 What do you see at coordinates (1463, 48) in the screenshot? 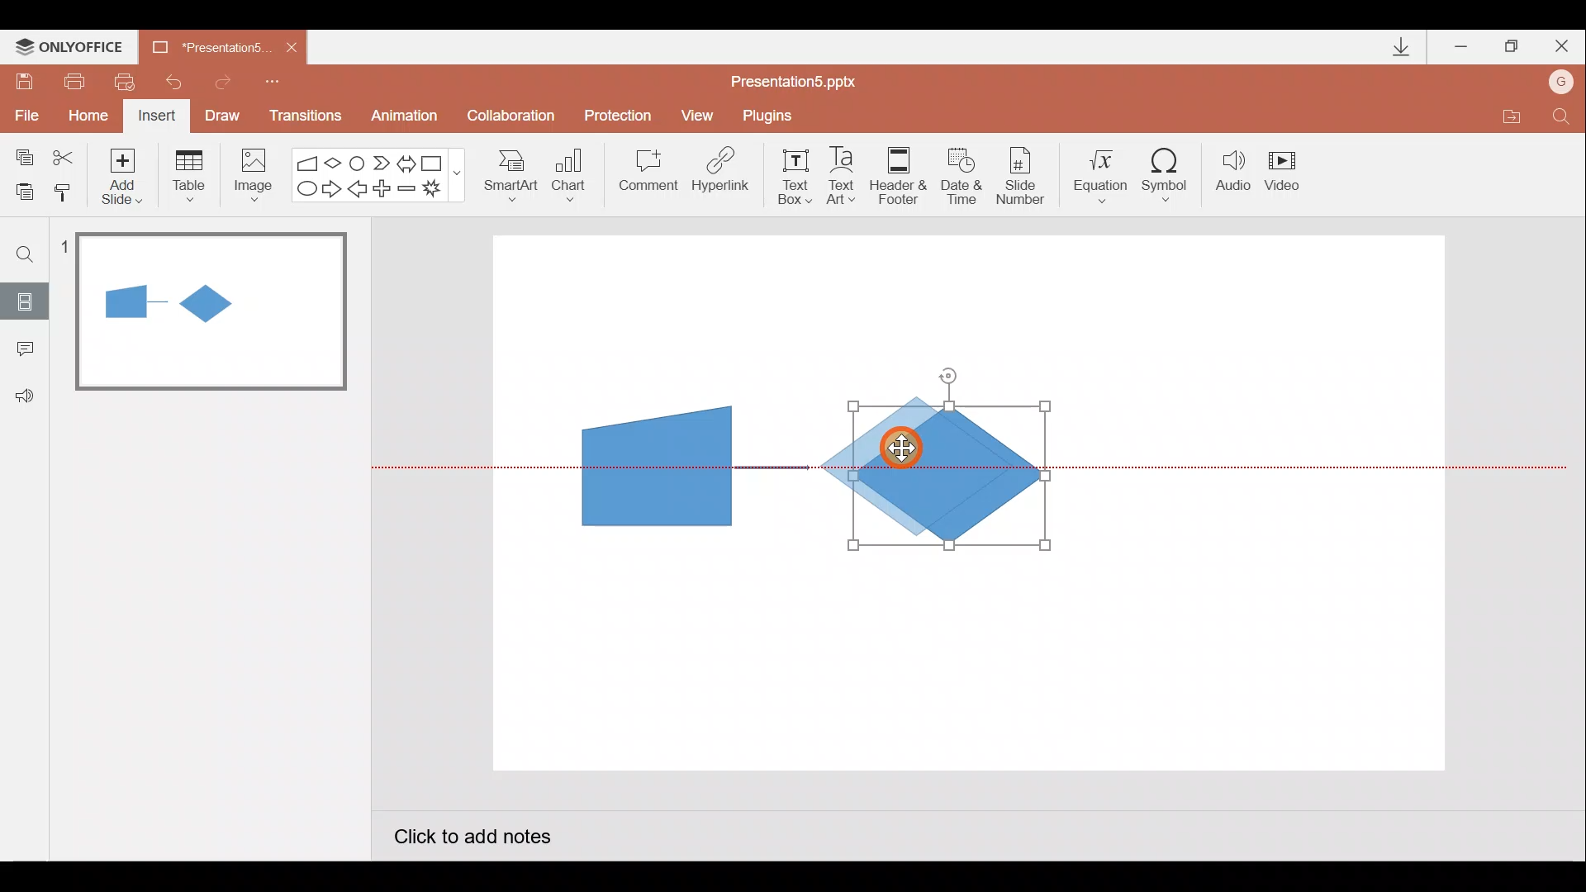
I see `Minimize` at bounding box center [1463, 48].